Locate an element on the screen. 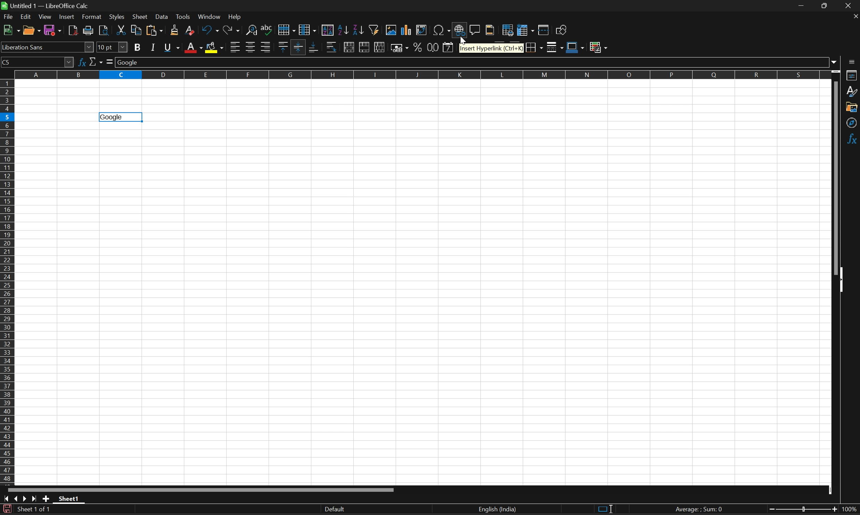 The width and height of the screenshot is (860, 515). Merge and center or unmerge cells depending on the current toggle state is located at coordinates (351, 47).